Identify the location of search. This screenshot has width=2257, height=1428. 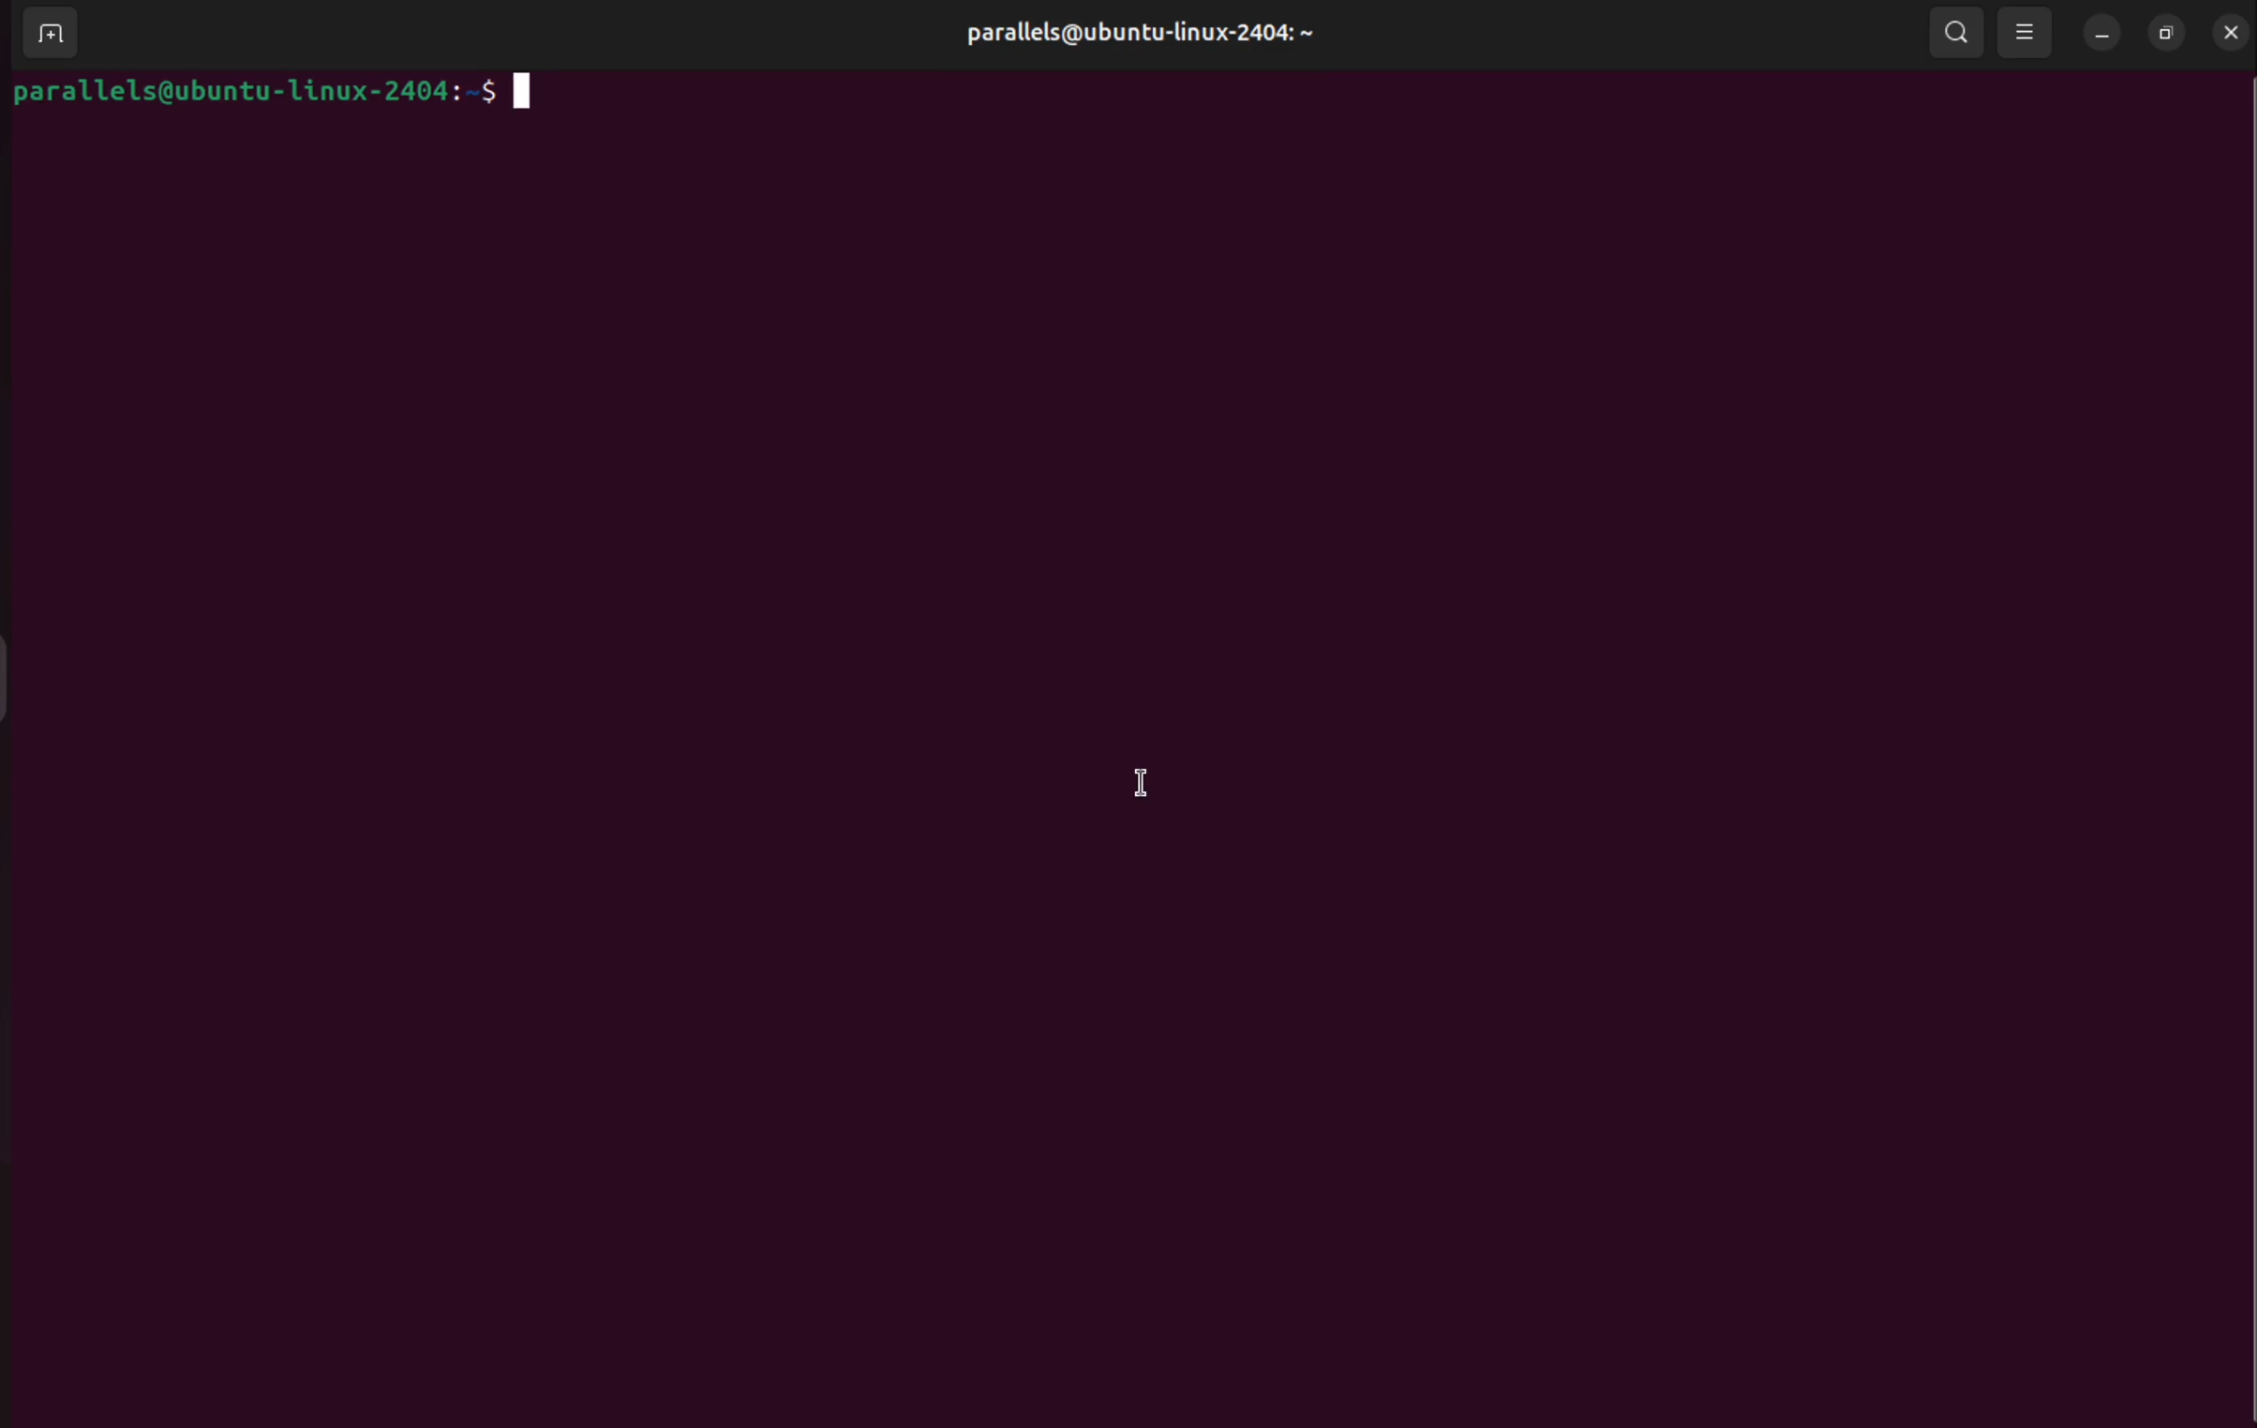
(1957, 36).